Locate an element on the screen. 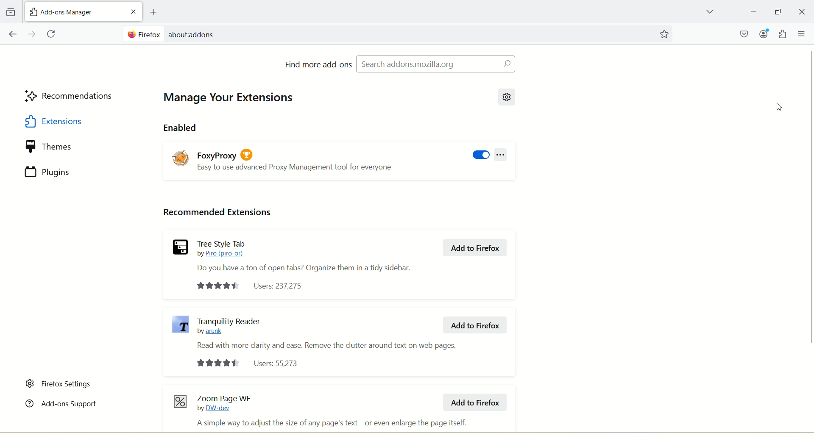  Add to firefox is located at coordinates (474, 402).